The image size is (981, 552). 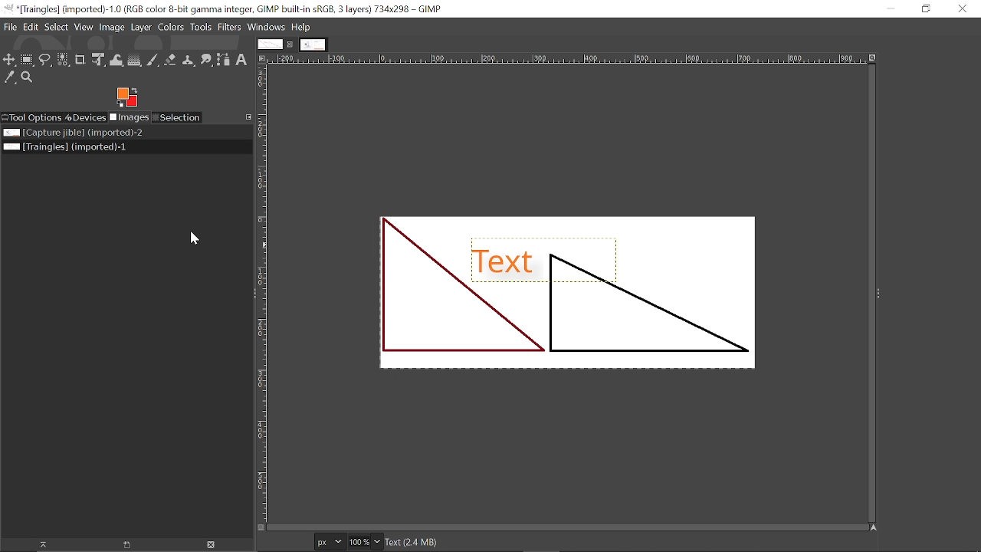 I want to click on File, so click(x=10, y=27).